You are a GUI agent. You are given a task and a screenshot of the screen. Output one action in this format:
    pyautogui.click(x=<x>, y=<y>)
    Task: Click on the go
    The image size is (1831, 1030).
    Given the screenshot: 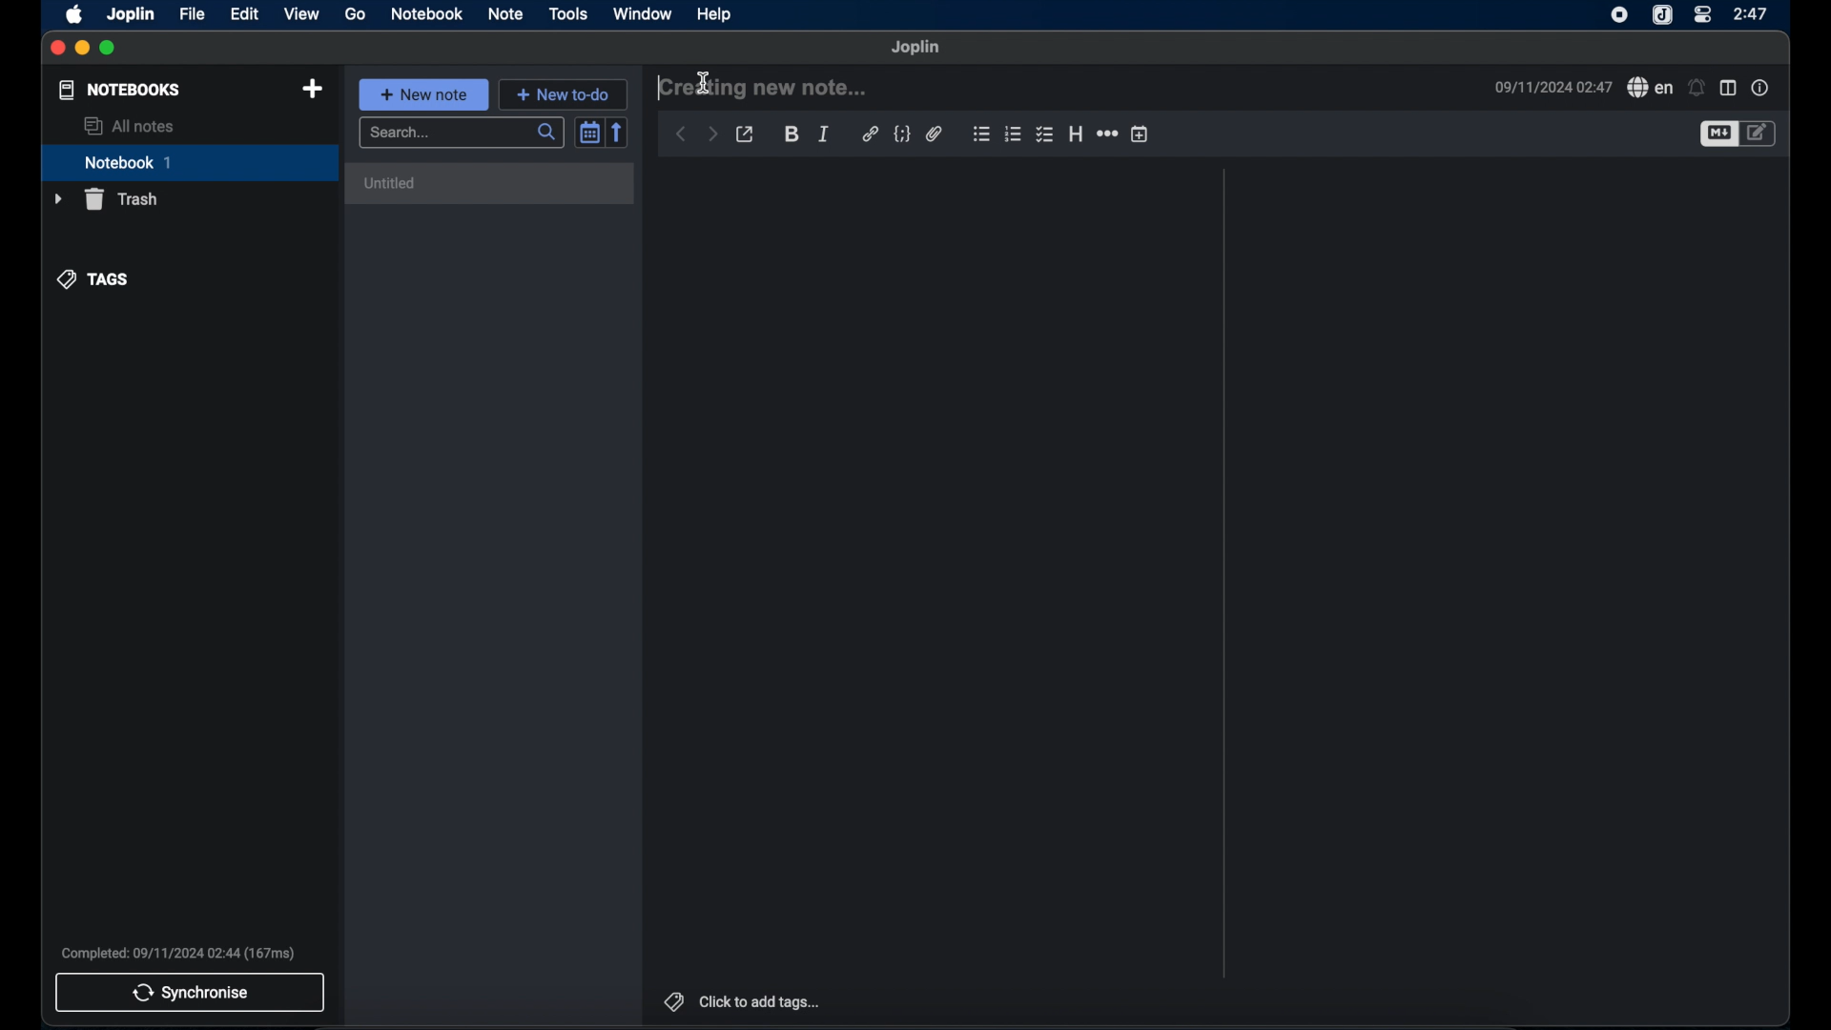 What is the action you would take?
    pyautogui.click(x=356, y=15)
    